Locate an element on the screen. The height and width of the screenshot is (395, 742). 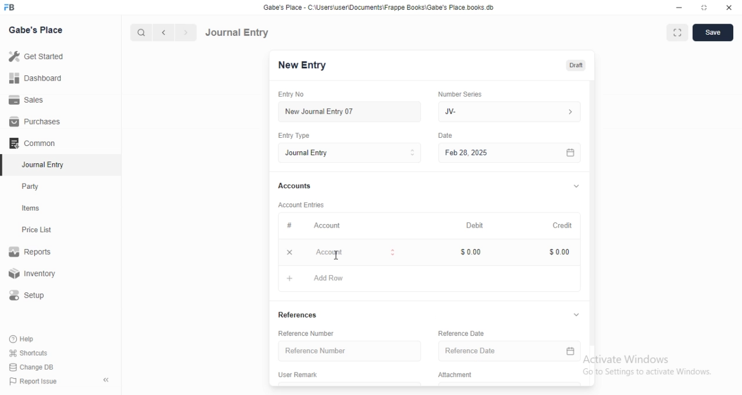
v is located at coordinates (576, 184).